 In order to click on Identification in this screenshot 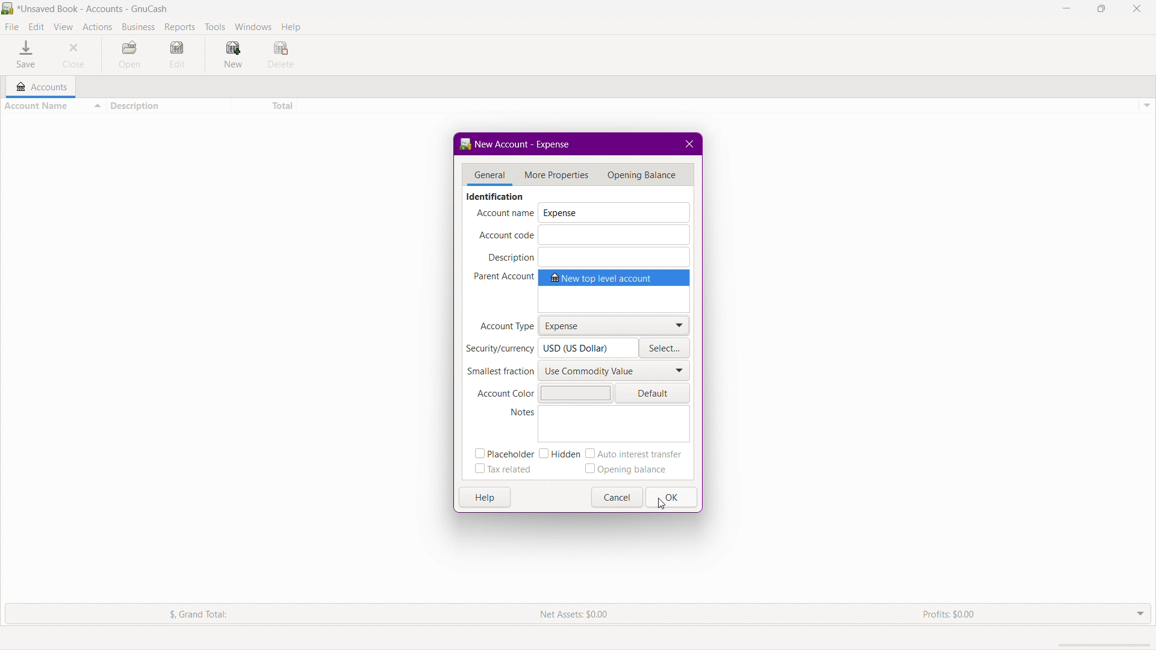, I will do `click(494, 196)`.